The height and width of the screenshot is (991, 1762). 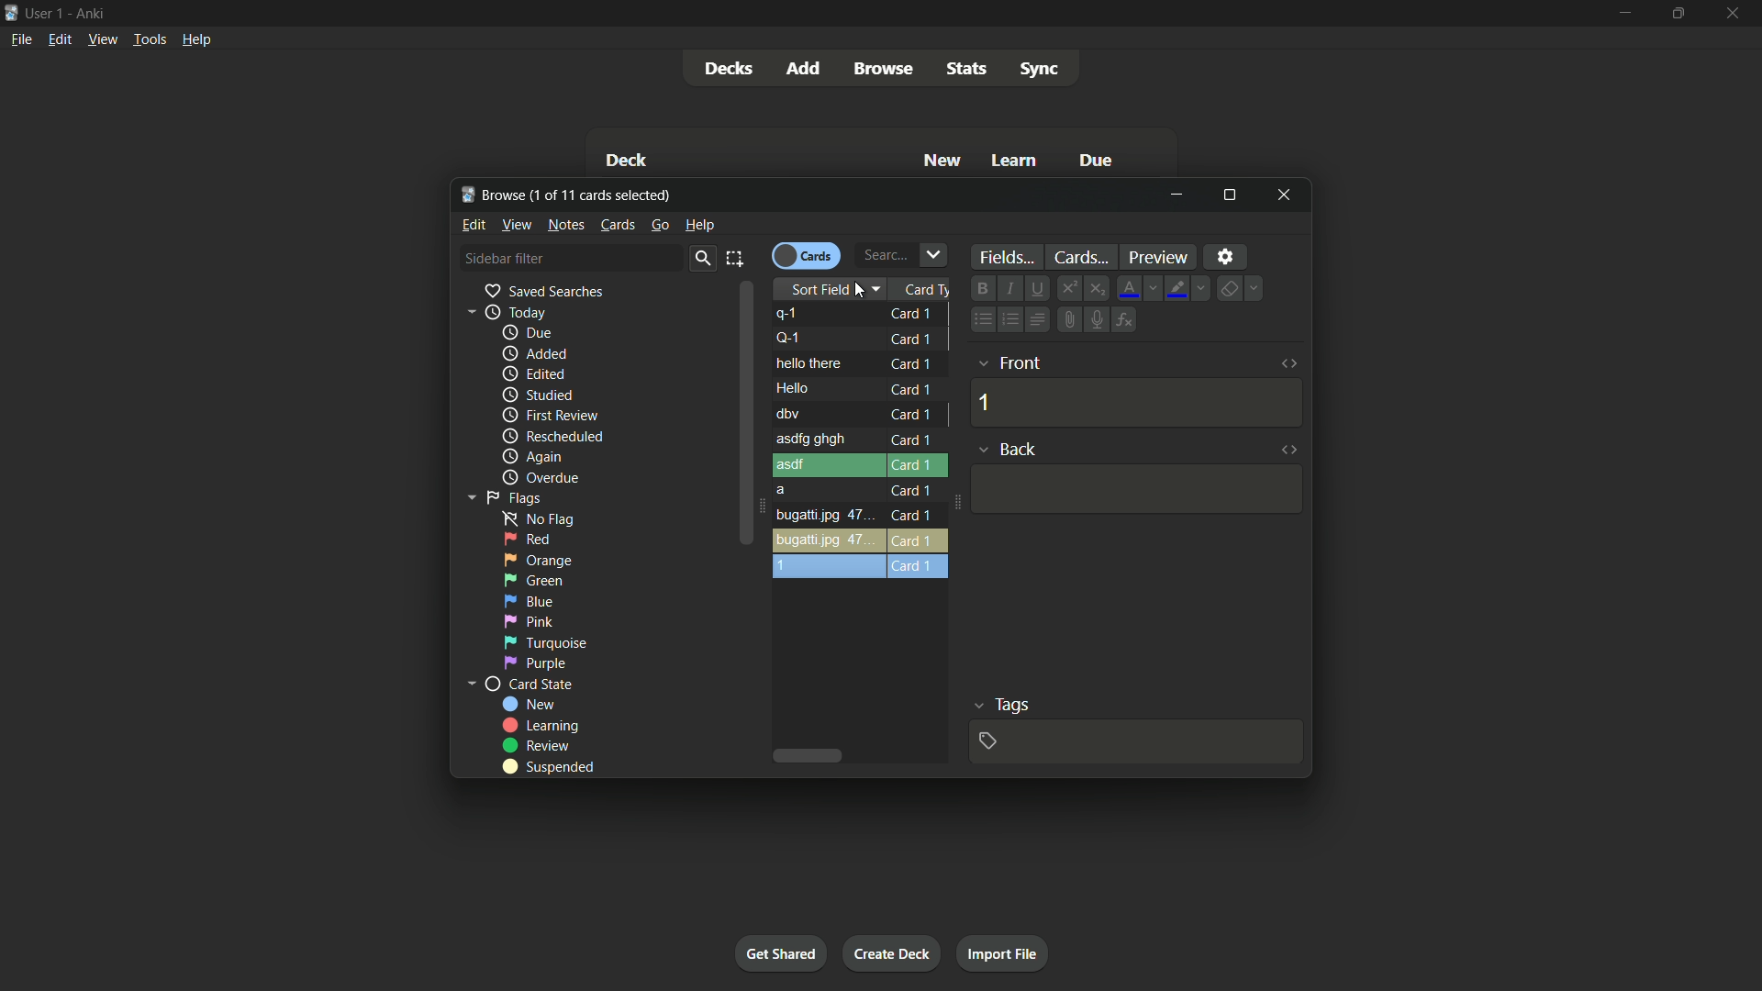 I want to click on suspended, so click(x=548, y=767).